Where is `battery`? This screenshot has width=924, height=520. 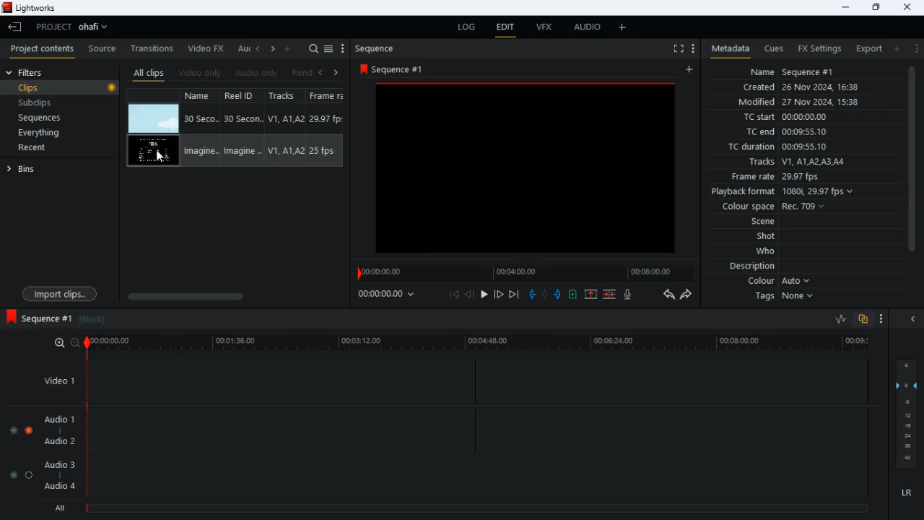
battery is located at coordinates (574, 295).